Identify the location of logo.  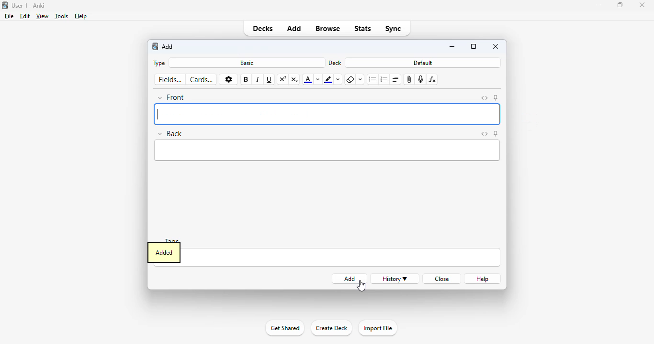
(4, 5).